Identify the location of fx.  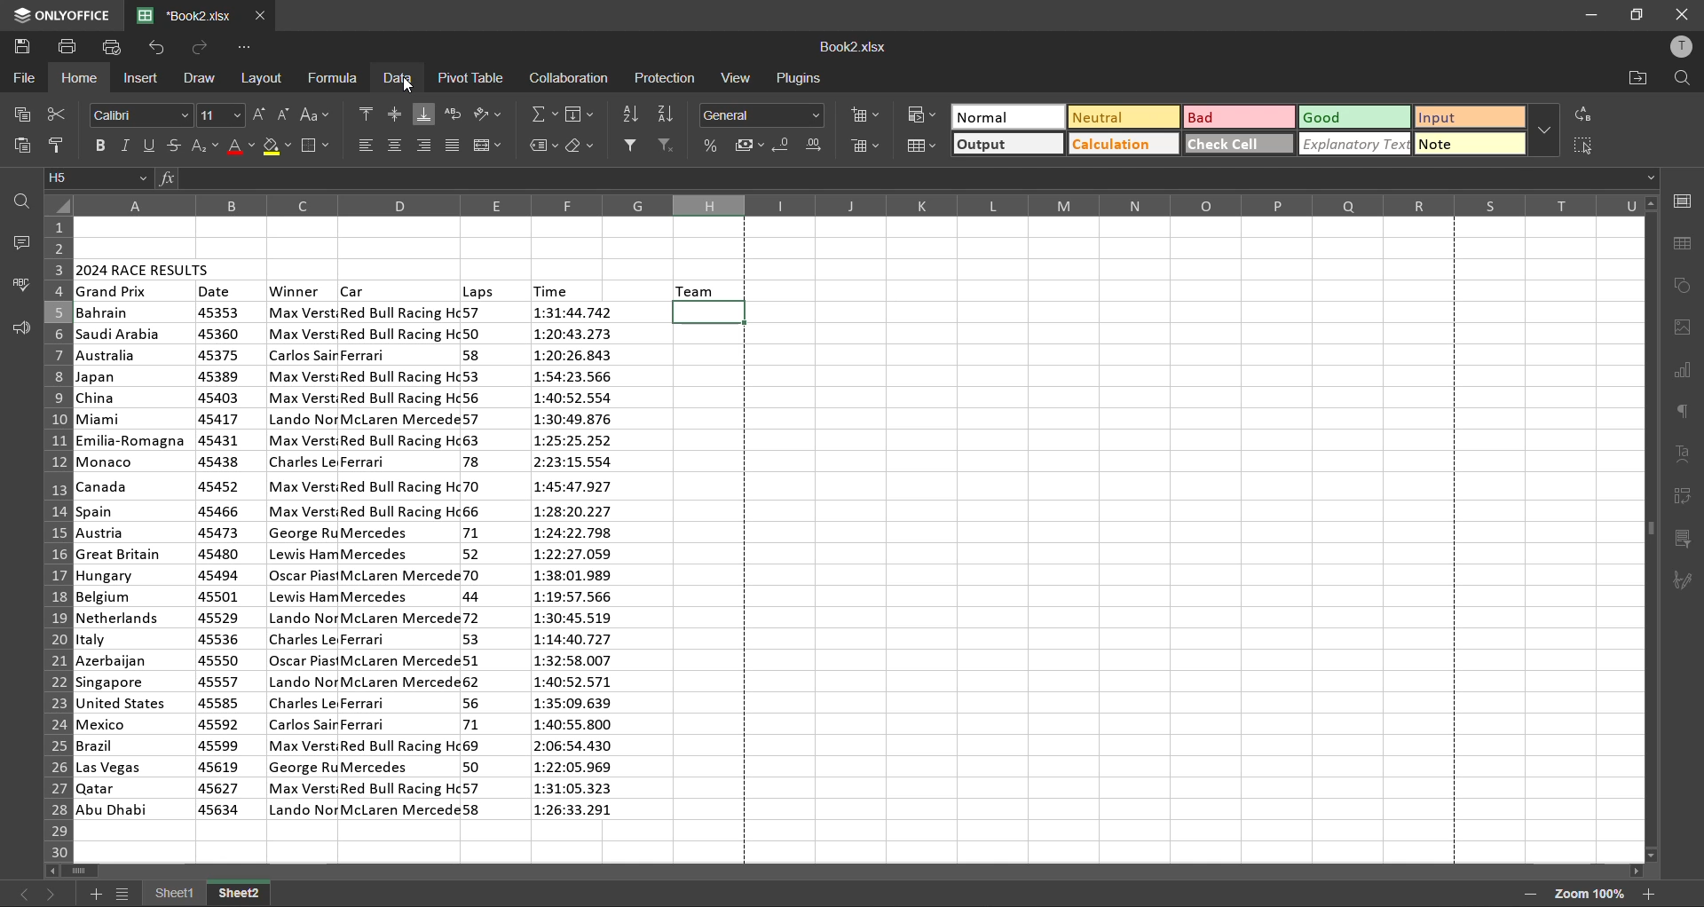
(170, 181).